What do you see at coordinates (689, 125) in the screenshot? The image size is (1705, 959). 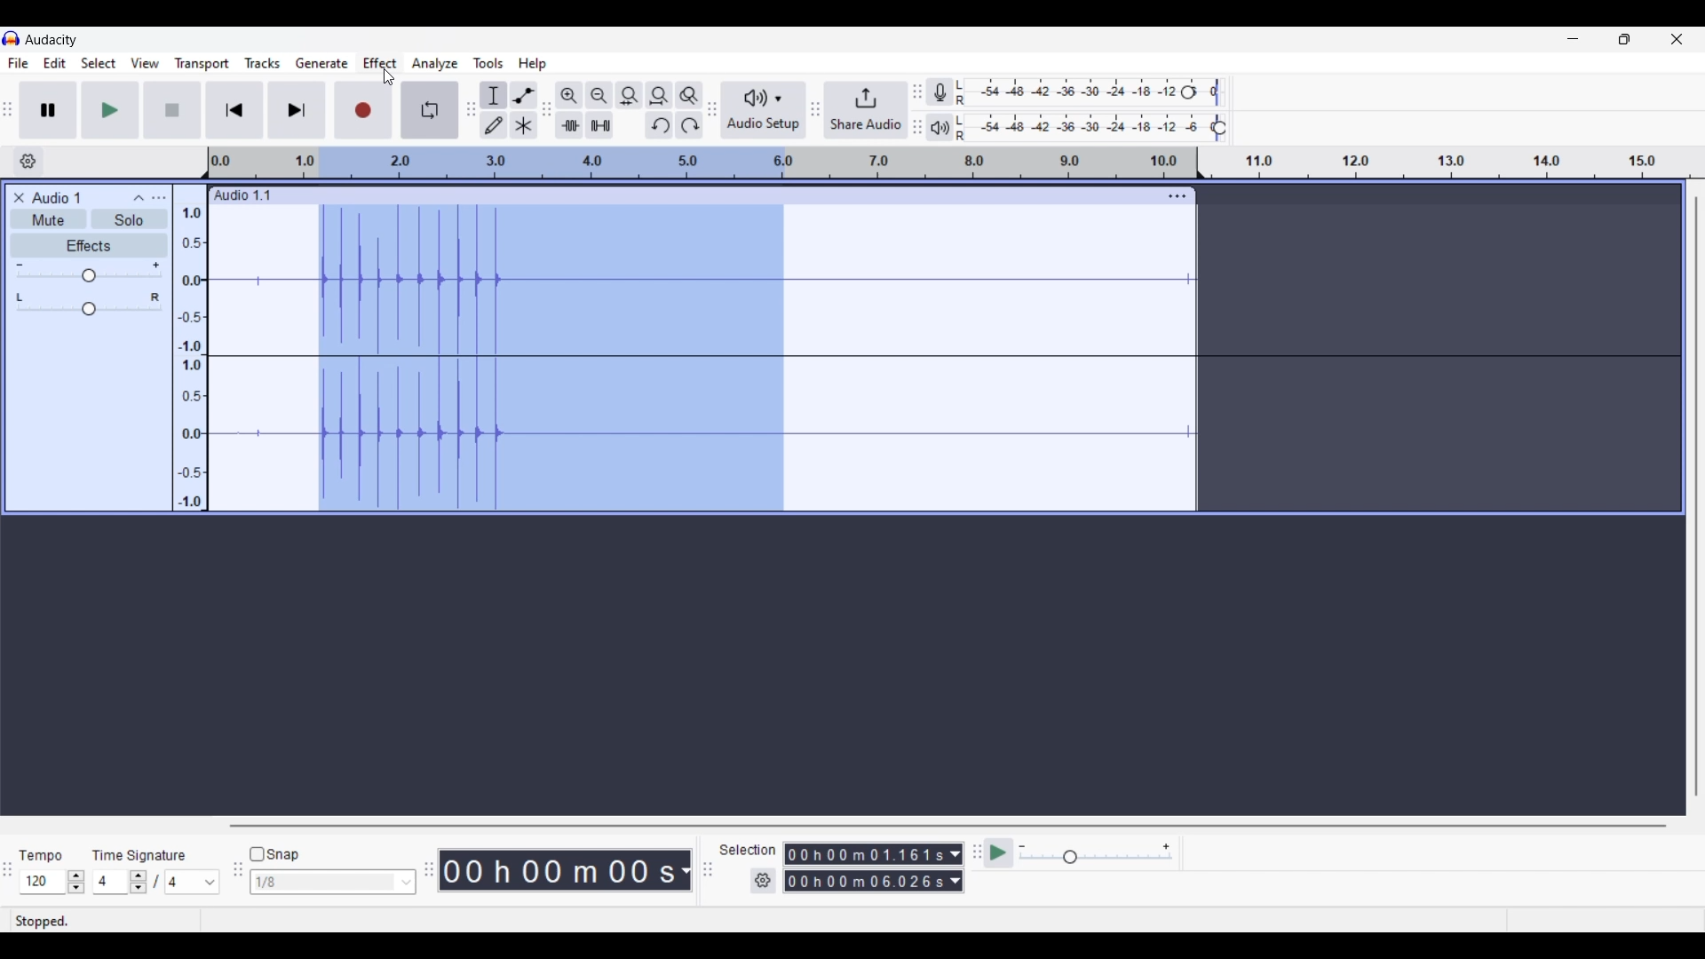 I see `Redo` at bounding box center [689, 125].